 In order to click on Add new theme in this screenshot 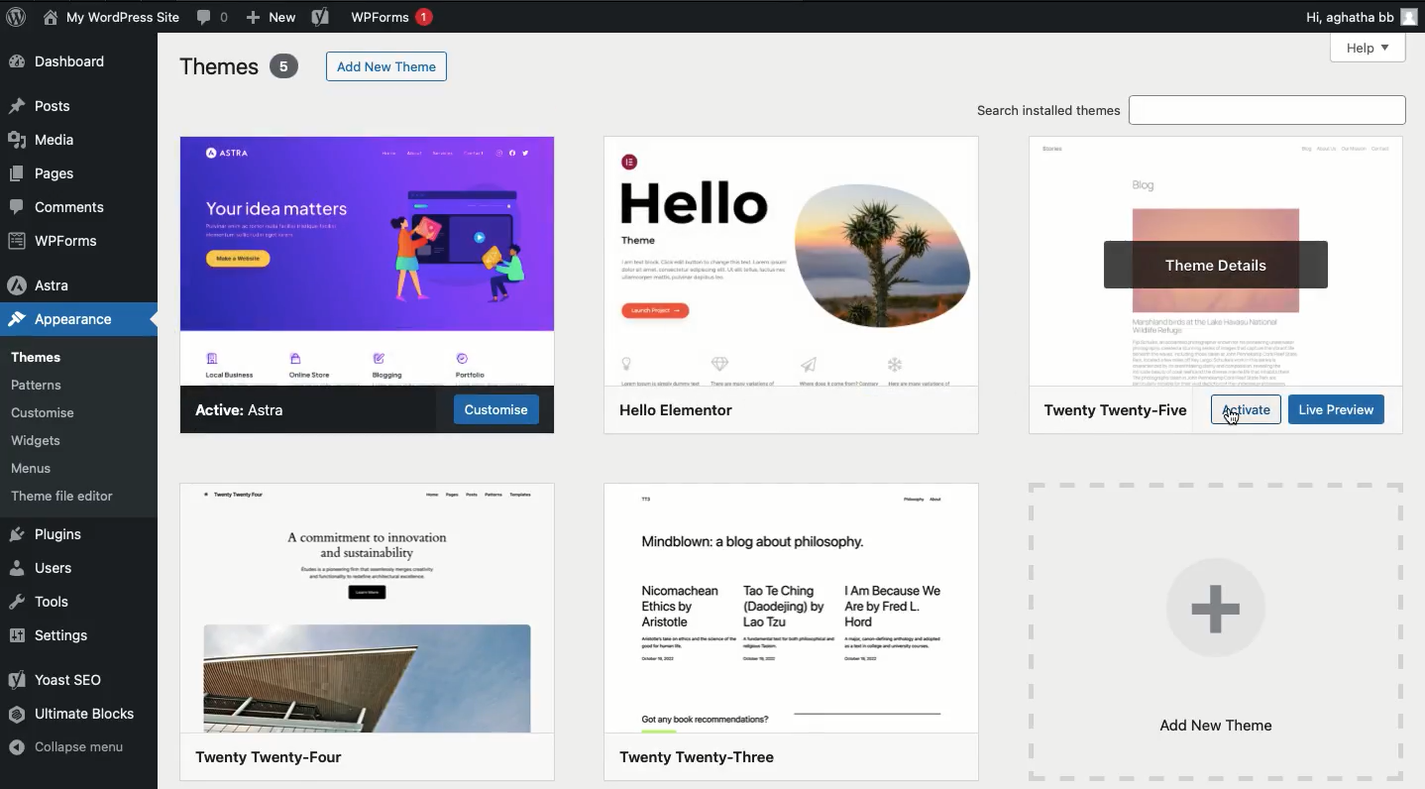, I will do `click(388, 66)`.